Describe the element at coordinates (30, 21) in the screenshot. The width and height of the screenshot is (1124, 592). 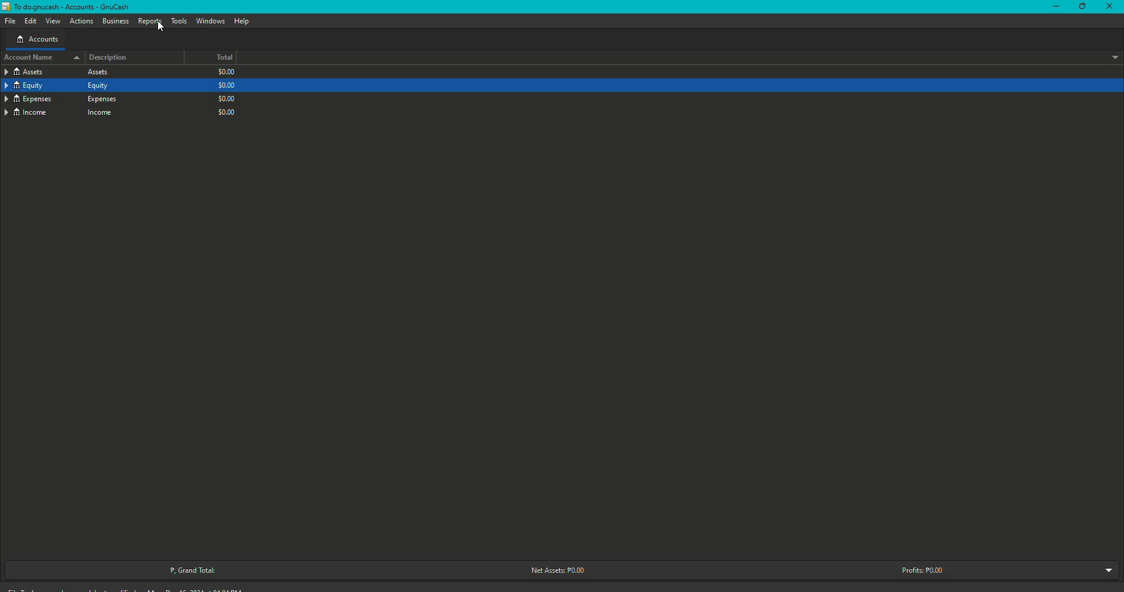
I see `Edit` at that location.